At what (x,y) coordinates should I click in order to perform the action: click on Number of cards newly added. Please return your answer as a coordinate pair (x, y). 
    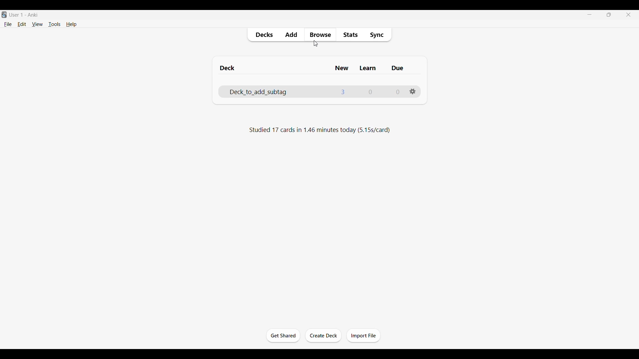
    Looking at the image, I should click on (342, 91).